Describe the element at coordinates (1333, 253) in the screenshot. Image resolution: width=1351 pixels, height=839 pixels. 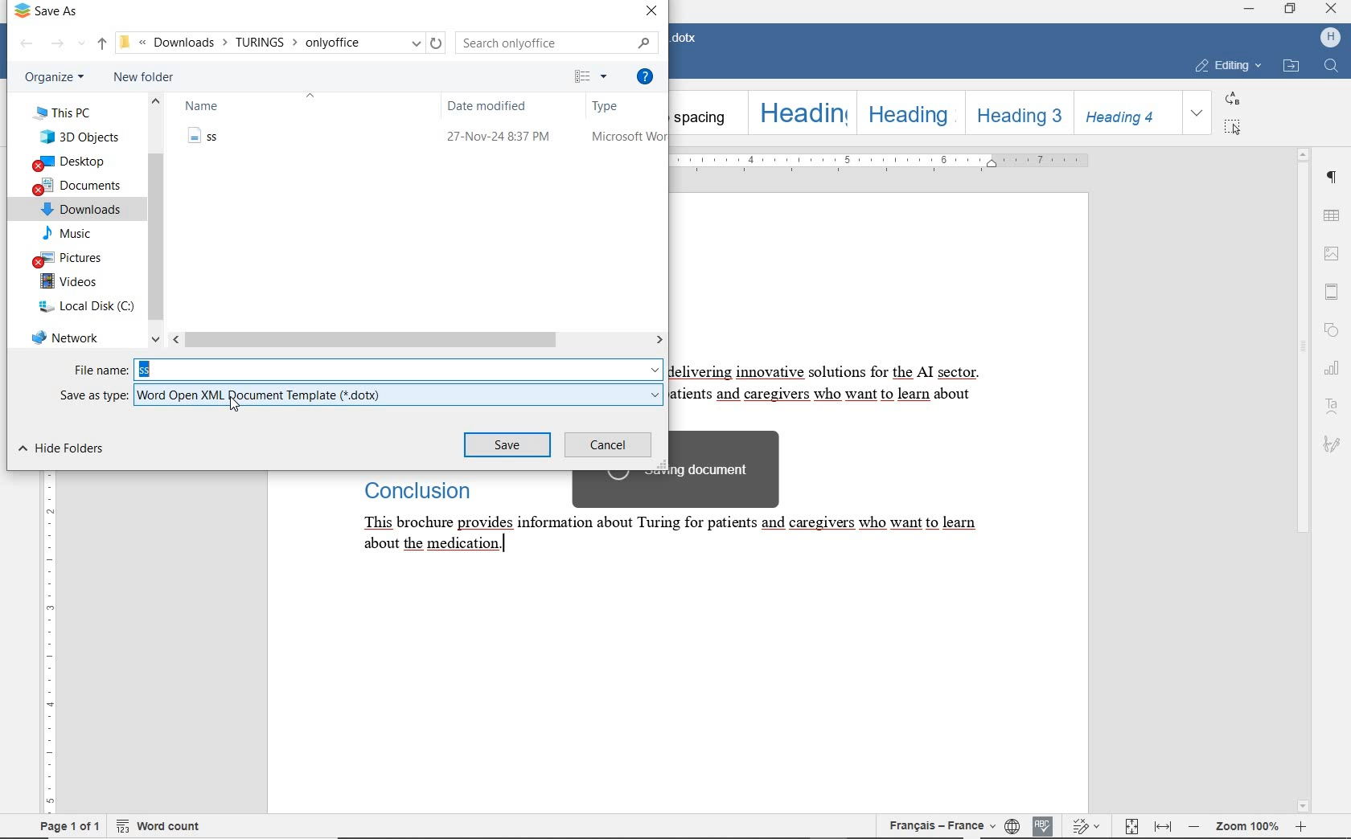
I see `IMAGE` at that location.